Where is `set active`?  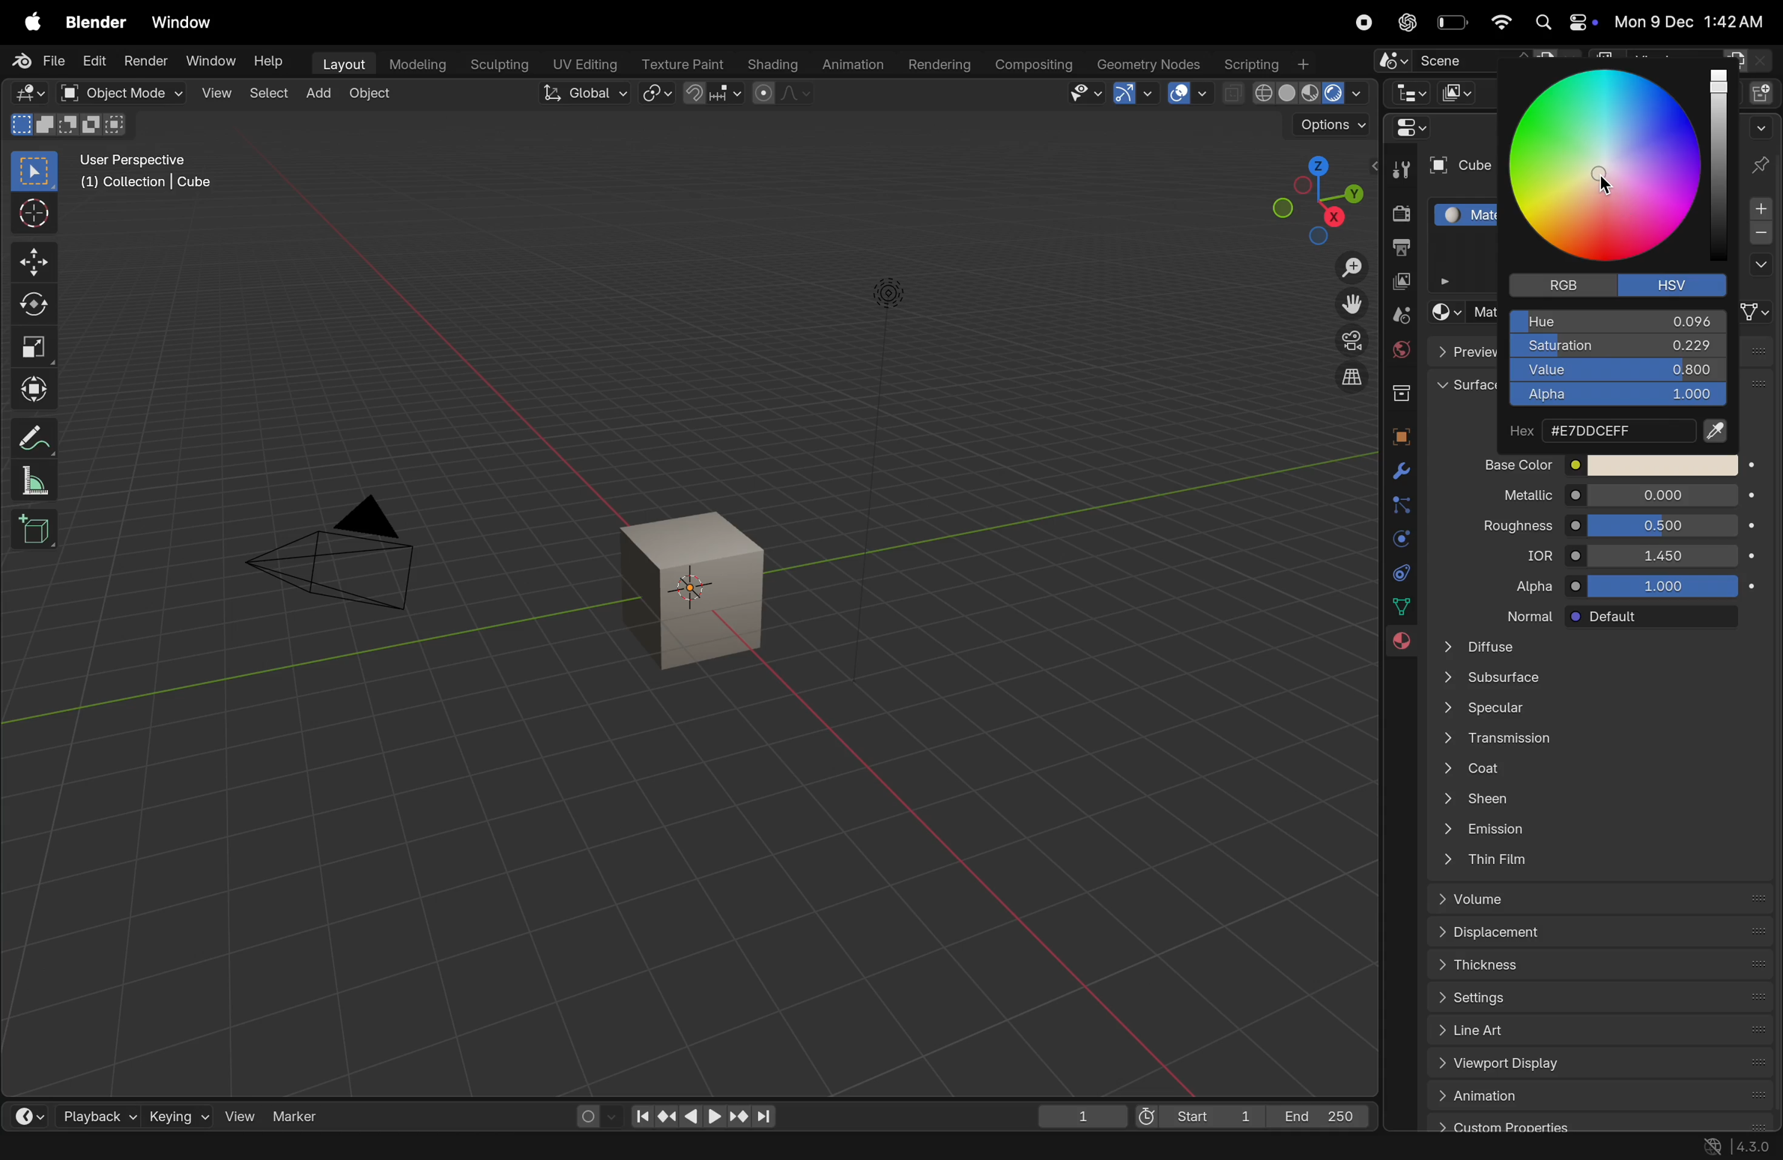 set active is located at coordinates (46, 1145).